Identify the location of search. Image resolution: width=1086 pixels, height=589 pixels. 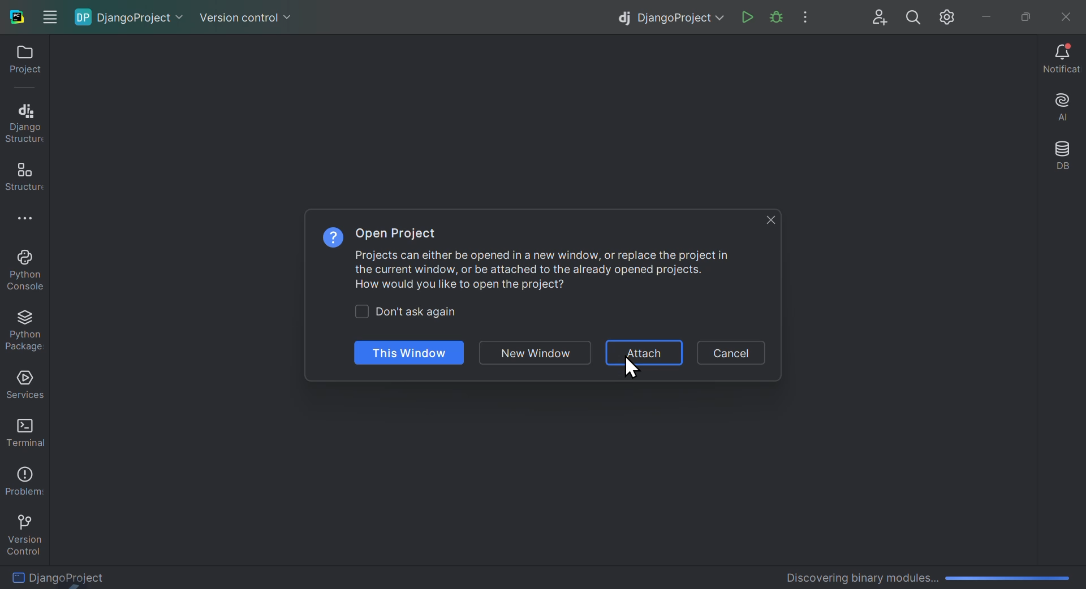
(914, 18).